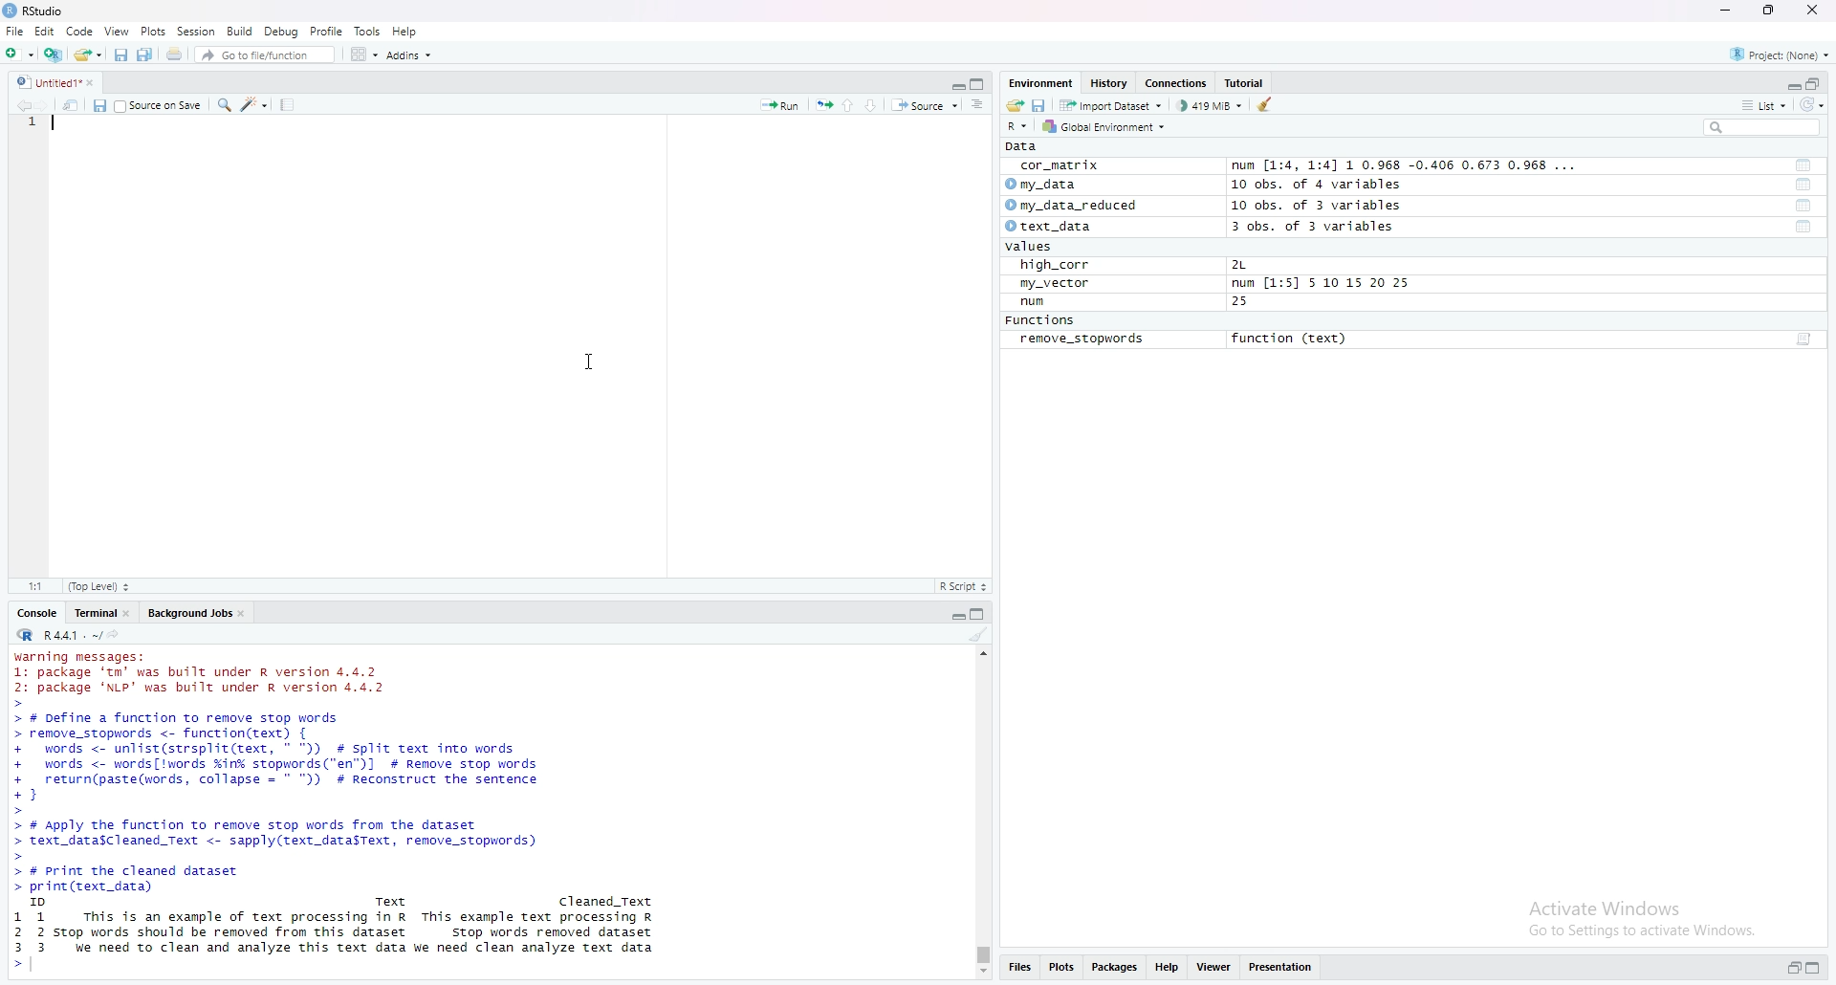 This screenshot has width=1836, height=985. What do you see at coordinates (1322, 186) in the screenshot?
I see `10 obs. of 4 variables` at bounding box center [1322, 186].